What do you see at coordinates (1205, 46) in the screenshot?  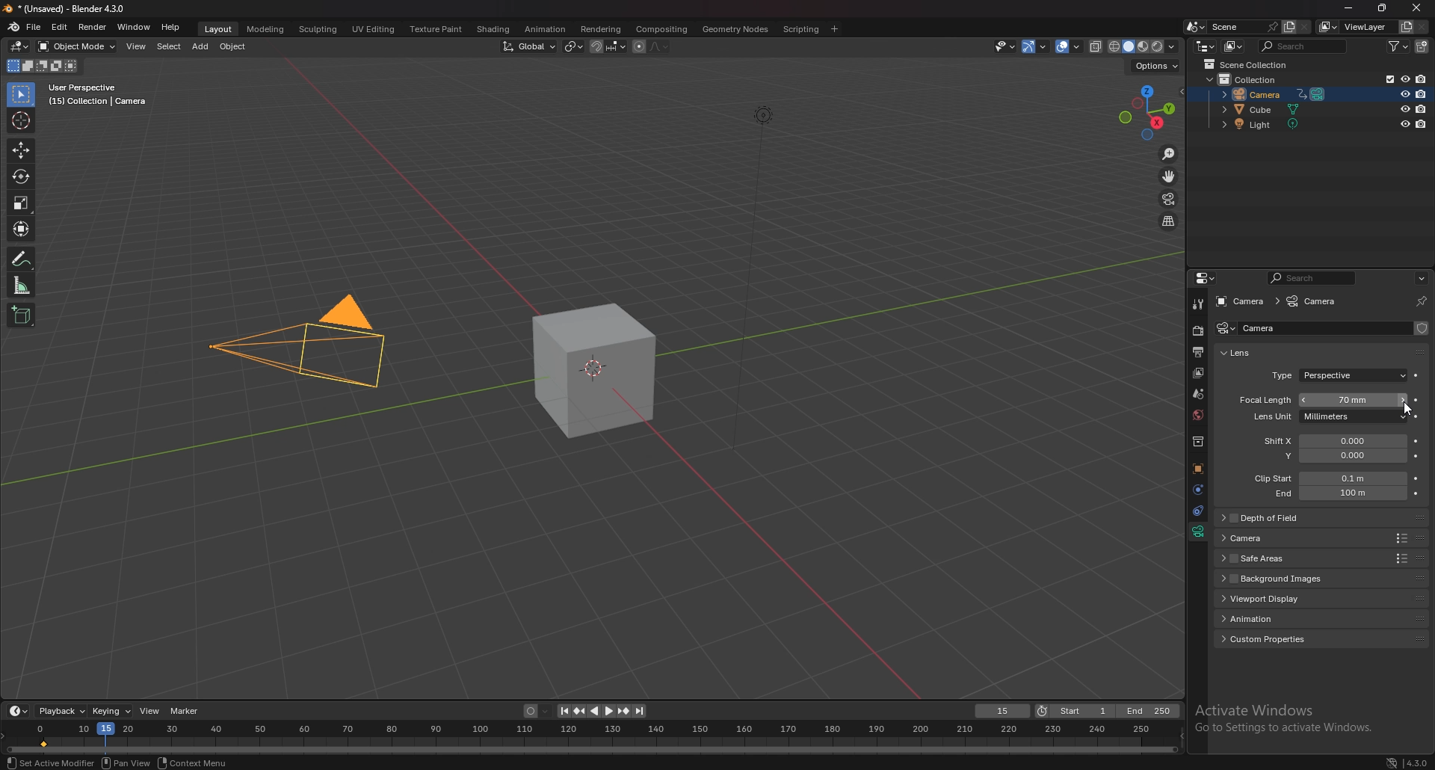 I see `editor type` at bounding box center [1205, 46].